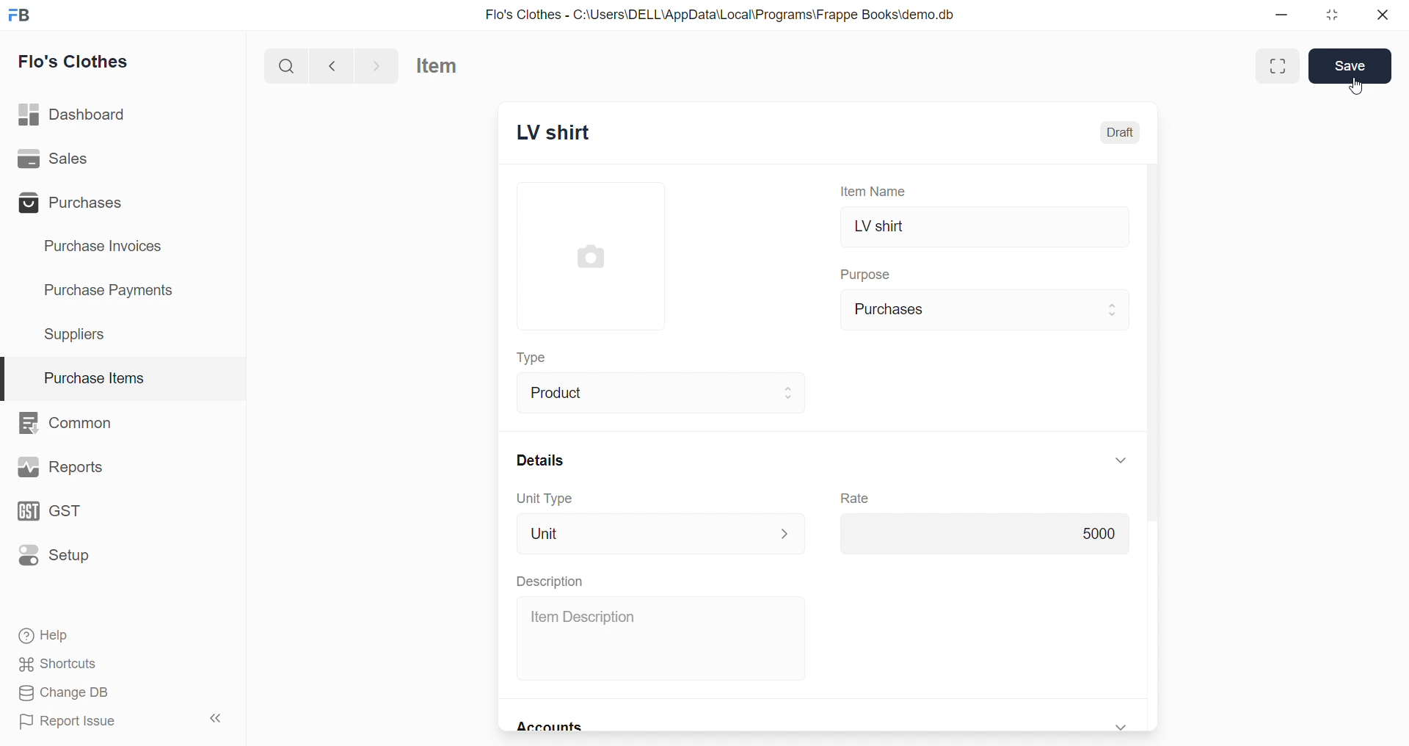 Image resolution: width=1409 pixels, height=746 pixels. What do you see at coordinates (1158, 447) in the screenshot?
I see `scroll bar` at bounding box center [1158, 447].